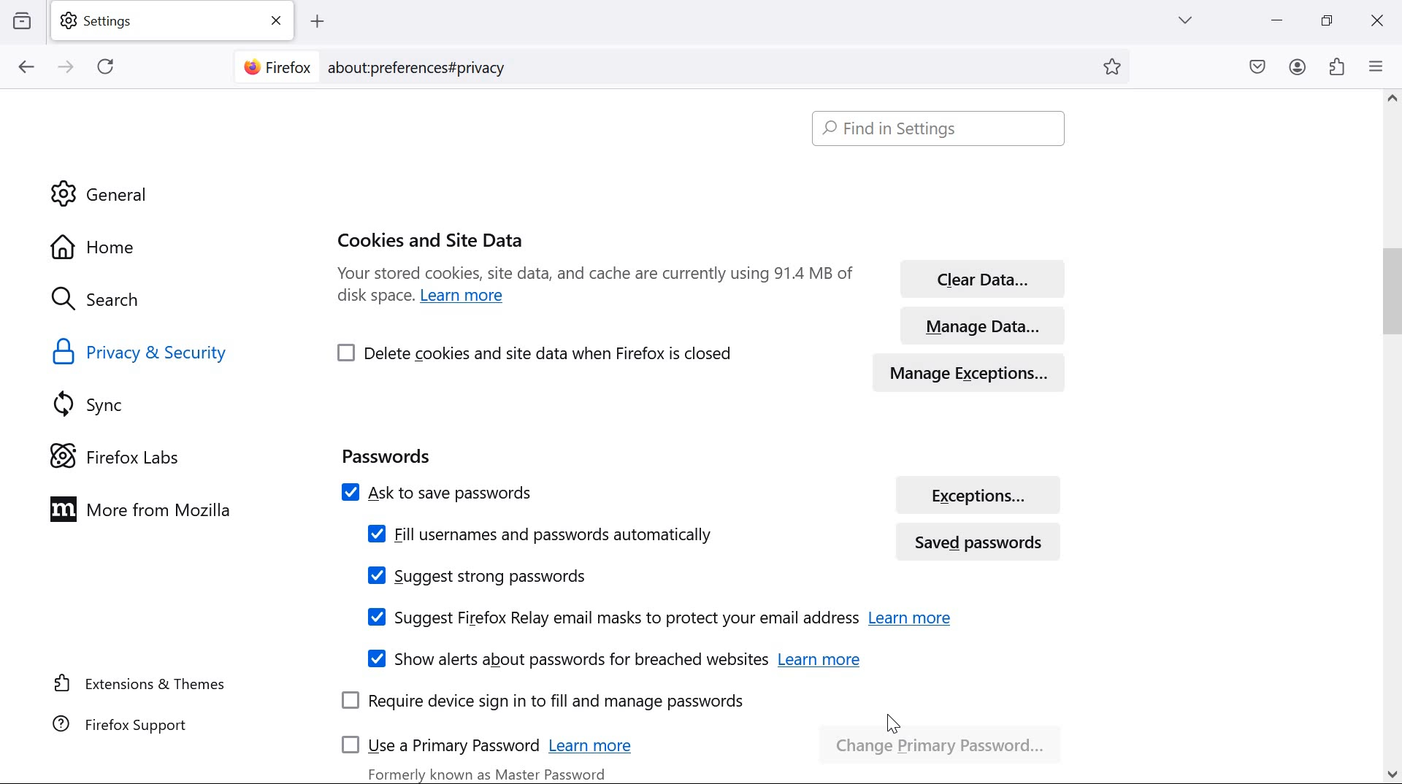  What do you see at coordinates (594, 491) in the screenshot?
I see `Ask to save passwords` at bounding box center [594, 491].